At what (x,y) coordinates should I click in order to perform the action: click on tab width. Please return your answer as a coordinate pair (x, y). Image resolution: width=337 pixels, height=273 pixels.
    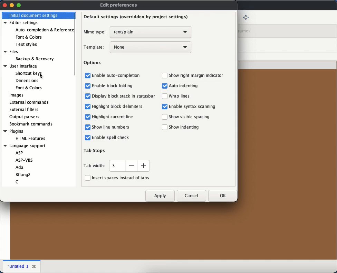
    Looking at the image, I should click on (94, 166).